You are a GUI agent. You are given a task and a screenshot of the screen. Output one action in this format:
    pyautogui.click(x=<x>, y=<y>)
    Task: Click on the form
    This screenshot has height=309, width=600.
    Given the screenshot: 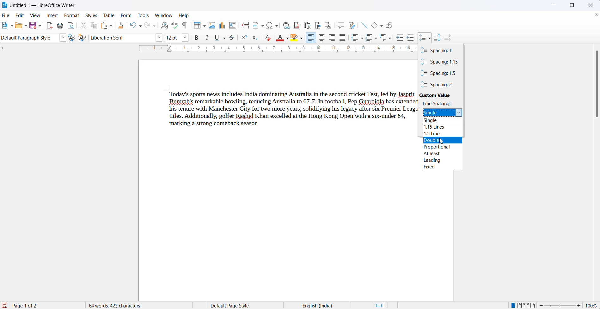 What is the action you would take?
    pyautogui.click(x=127, y=15)
    